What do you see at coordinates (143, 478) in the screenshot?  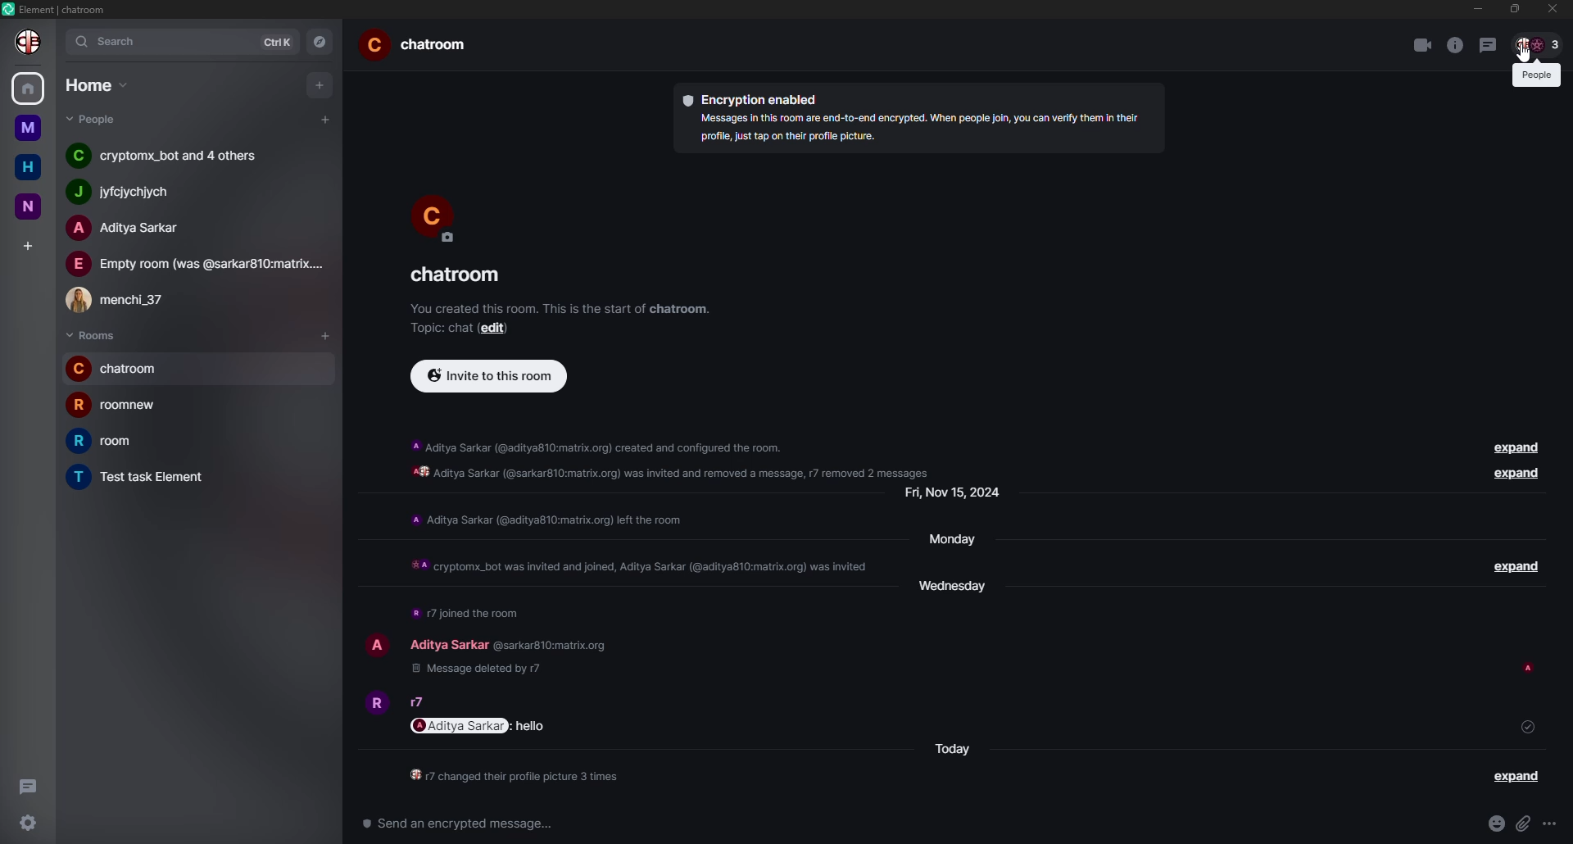 I see `room` at bounding box center [143, 478].